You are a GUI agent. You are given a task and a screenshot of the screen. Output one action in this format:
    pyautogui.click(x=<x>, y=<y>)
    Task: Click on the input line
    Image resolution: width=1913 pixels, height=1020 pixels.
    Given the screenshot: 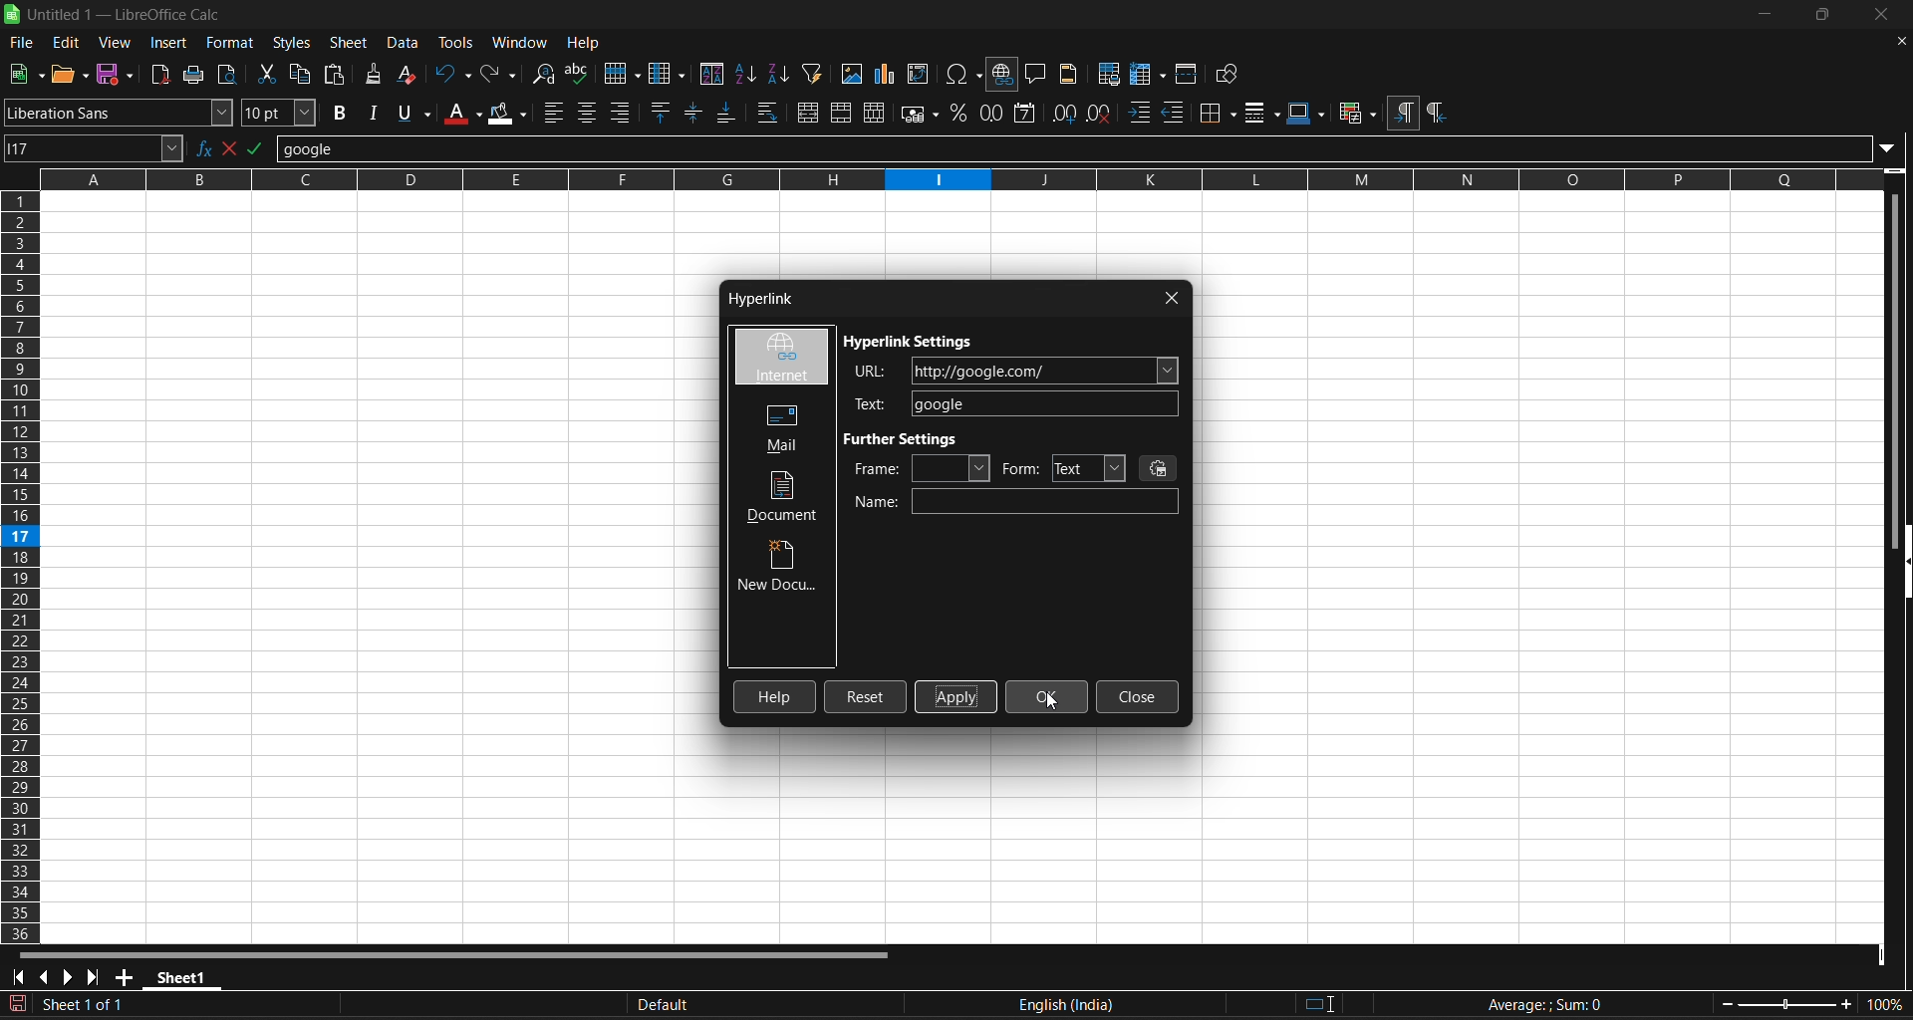 What is the action you would take?
    pyautogui.click(x=1088, y=145)
    